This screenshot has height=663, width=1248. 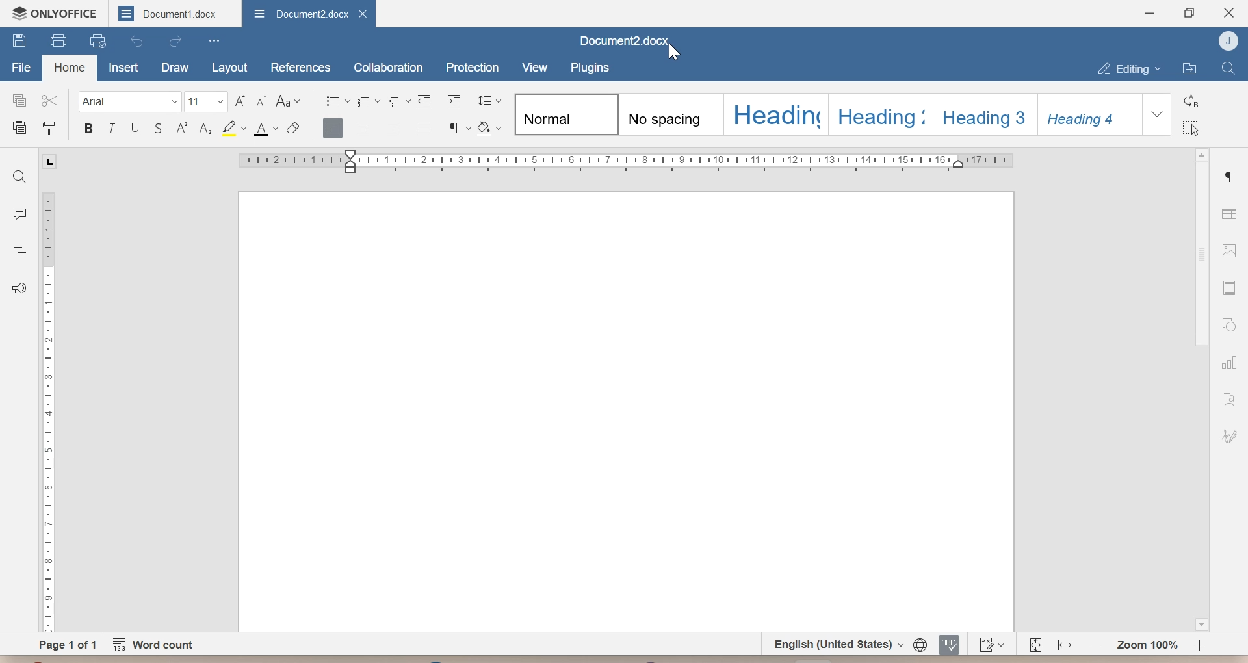 I want to click on Heading 4, so click(x=1089, y=114).